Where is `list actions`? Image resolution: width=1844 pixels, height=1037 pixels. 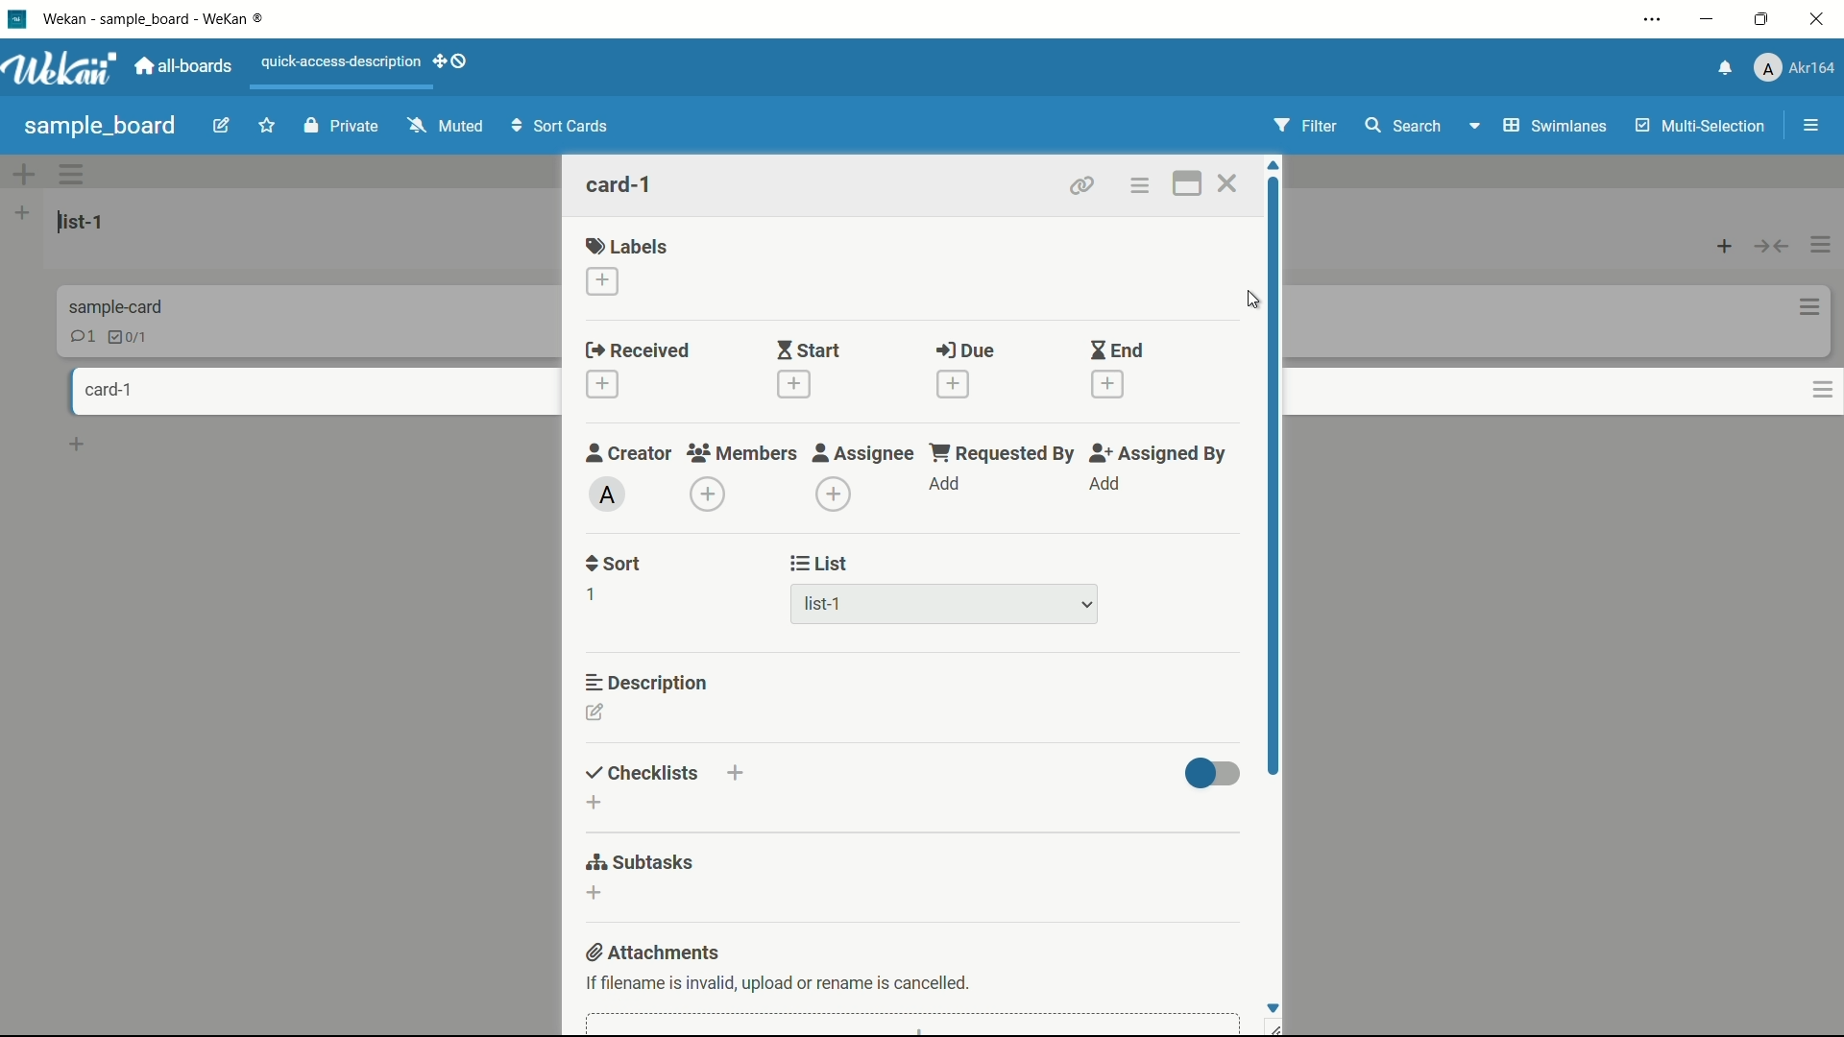
list actions is located at coordinates (1822, 241).